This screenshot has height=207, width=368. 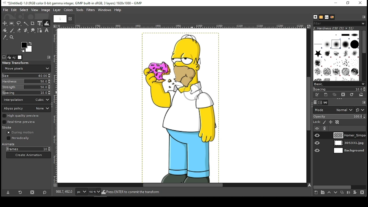 What do you see at coordinates (82, 192) in the screenshot?
I see `units` at bounding box center [82, 192].